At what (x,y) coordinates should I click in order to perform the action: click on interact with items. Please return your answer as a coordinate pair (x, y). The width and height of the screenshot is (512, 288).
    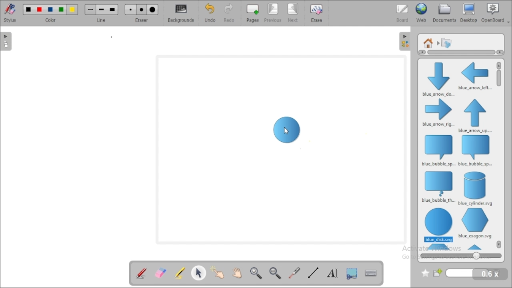
    Looking at the image, I should click on (219, 272).